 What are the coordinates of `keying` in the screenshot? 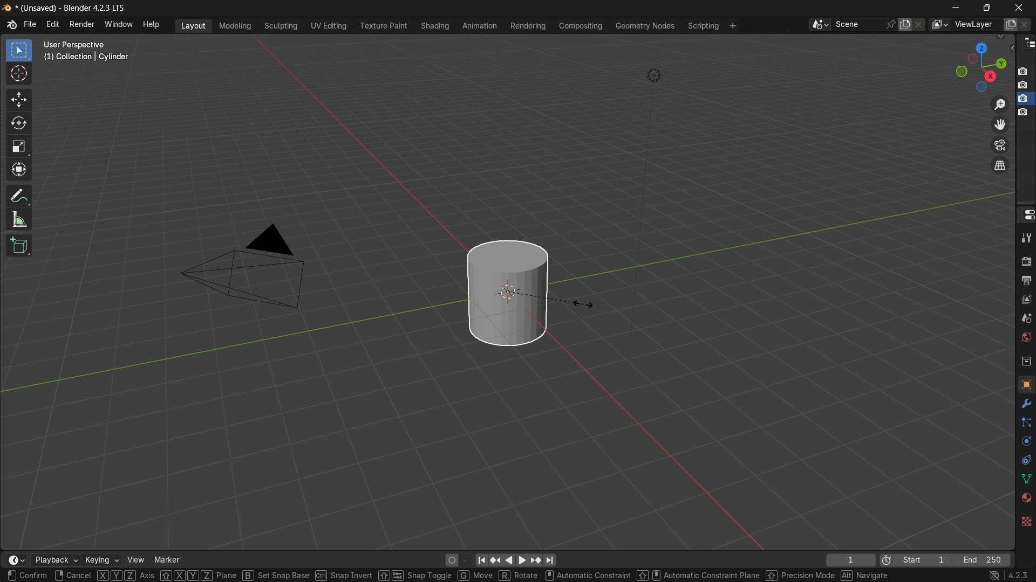 It's located at (102, 560).